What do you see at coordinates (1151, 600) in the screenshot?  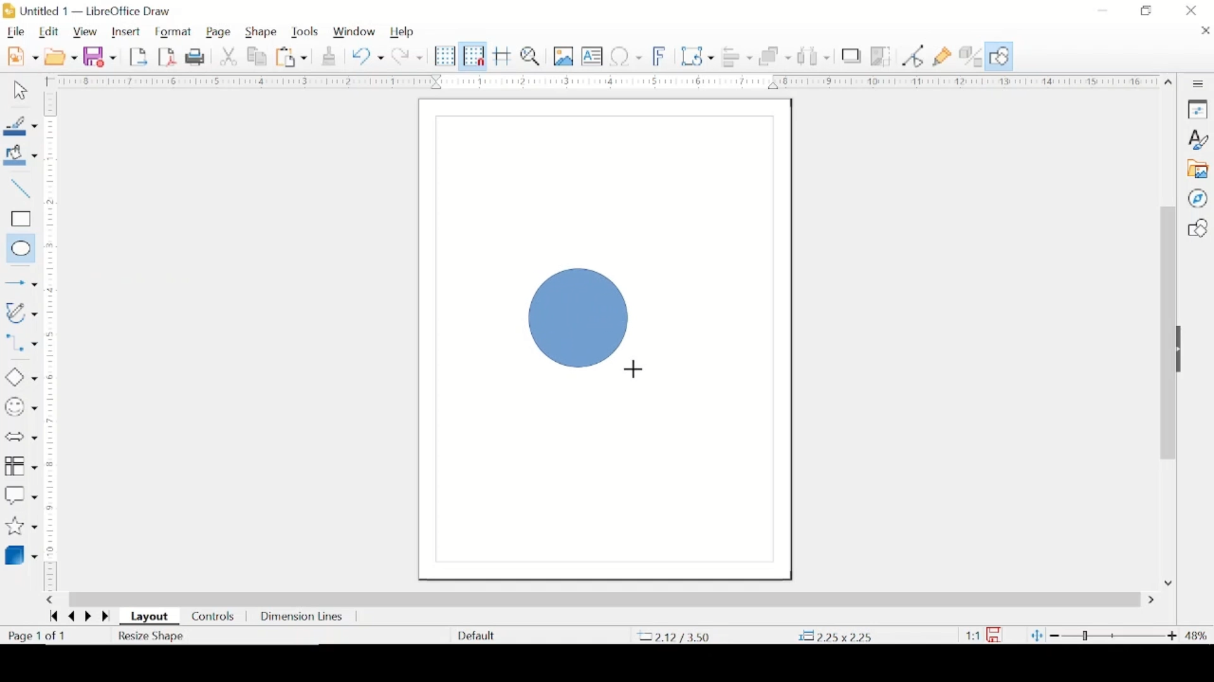 I see `scroll right arrow` at bounding box center [1151, 600].